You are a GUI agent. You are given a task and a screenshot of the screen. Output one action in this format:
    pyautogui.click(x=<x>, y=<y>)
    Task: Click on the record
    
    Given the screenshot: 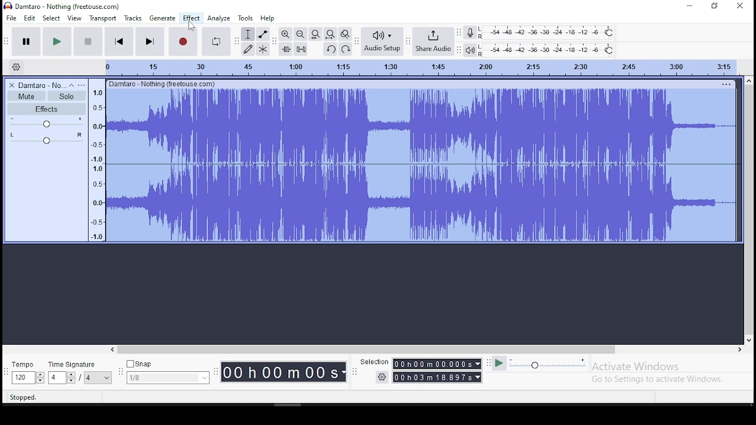 What is the action you would take?
    pyautogui.click(x=184, y=42)
    